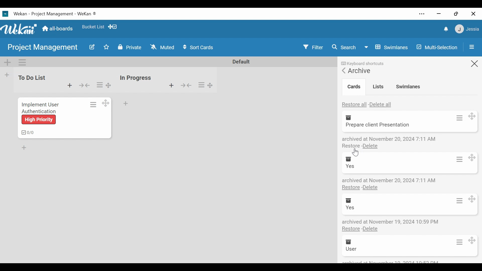 The image size is (482, 271). I want to click on Add Card to top of the list, so click(171, 85).